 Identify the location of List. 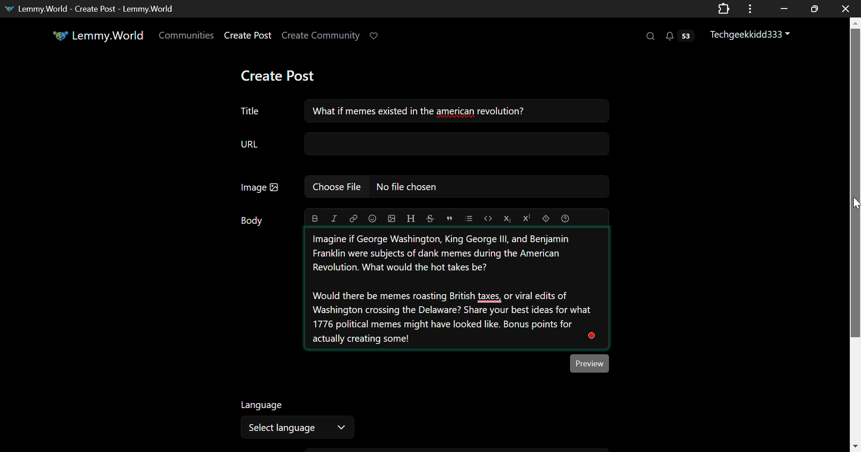
(469, 218).